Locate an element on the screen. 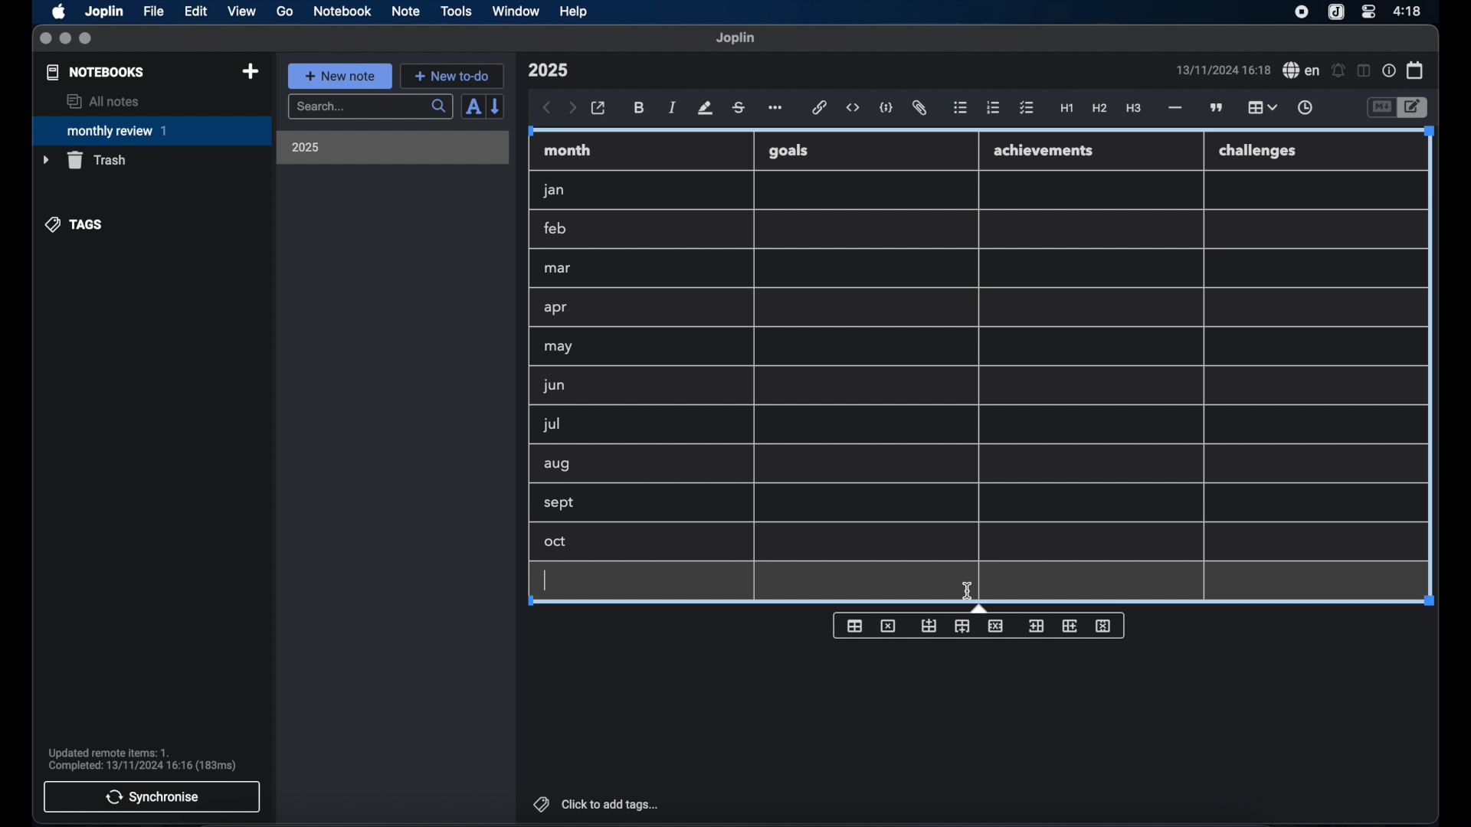  jun is located at coordinates (552, 385).